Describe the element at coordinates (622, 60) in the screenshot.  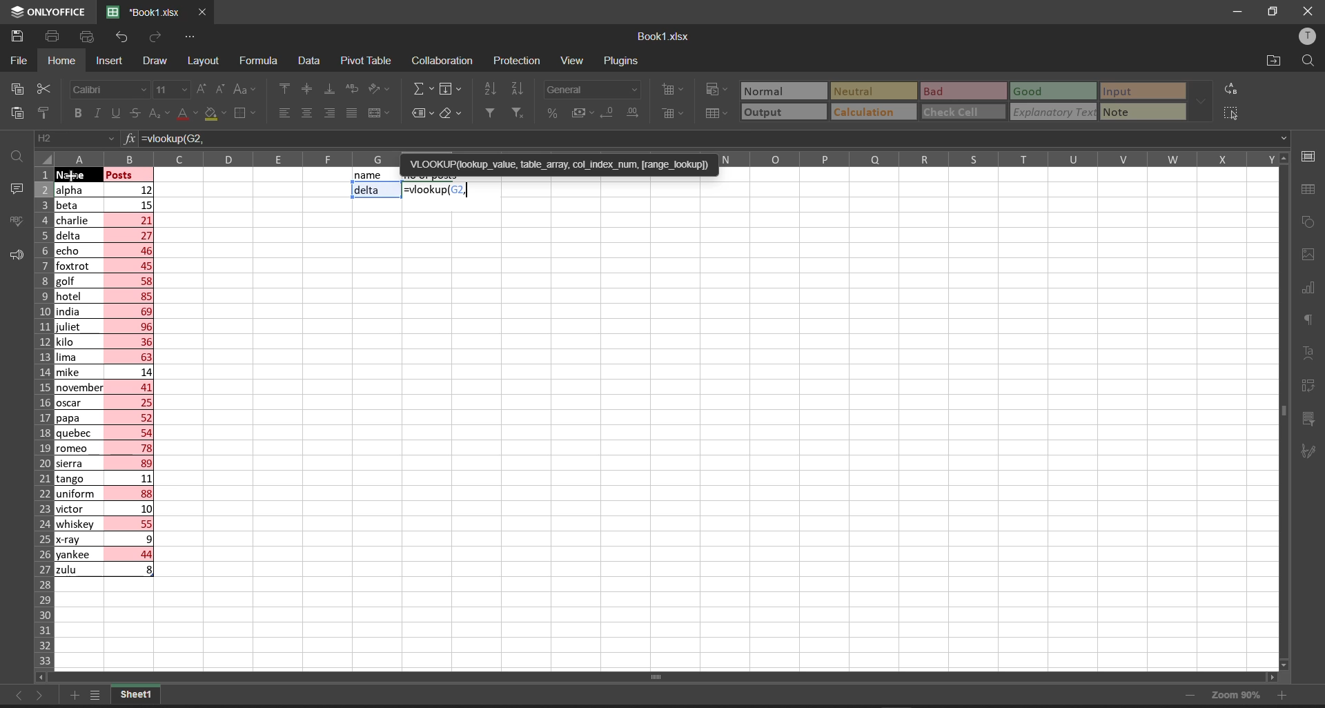
I see `plugins` at that location.